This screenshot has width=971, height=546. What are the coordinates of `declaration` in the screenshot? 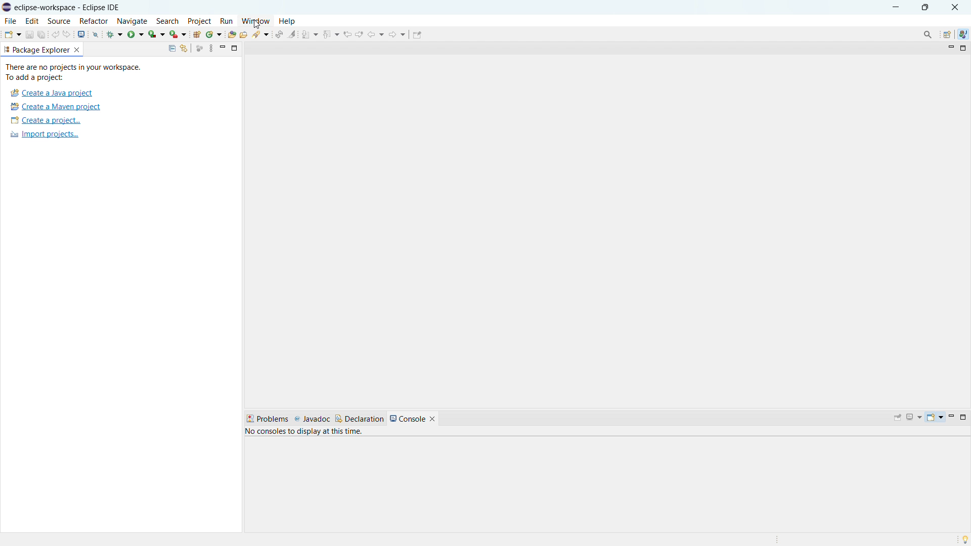 It's located at (360, 419).